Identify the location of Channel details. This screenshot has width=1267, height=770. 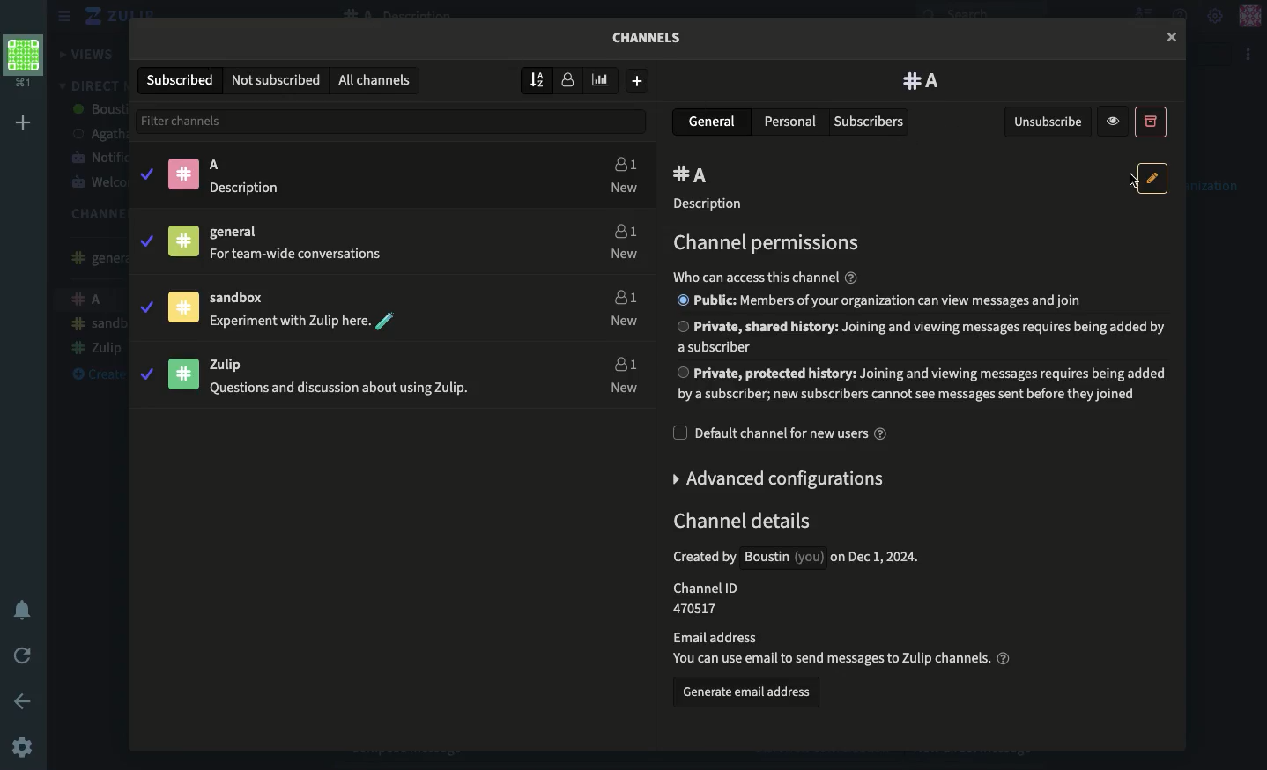
(831, 589).